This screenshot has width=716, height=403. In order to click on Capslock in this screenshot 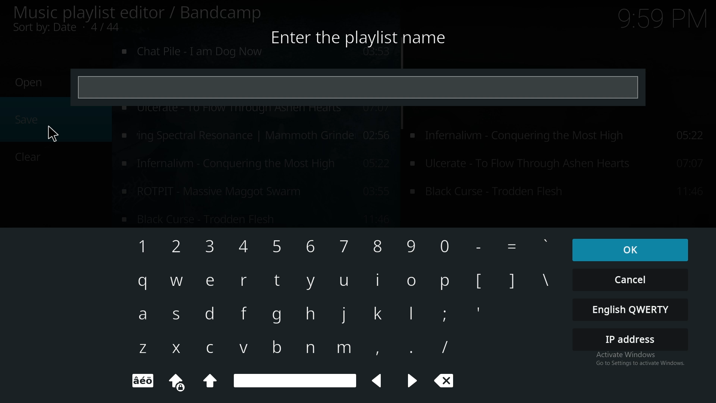, I will do `click(211, 382)`.